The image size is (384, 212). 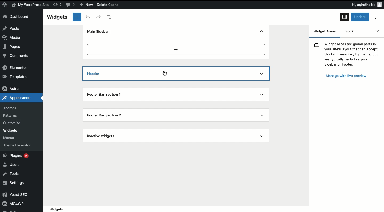 What do you see at coordinates (377, 17) in the screenshot?
I see `Options` at bounding box center [377, 17].